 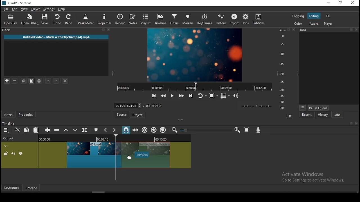 What do you see at coordinates (314, 24) in the screenshot?
I see `audio` at bounding box center [314, 24].